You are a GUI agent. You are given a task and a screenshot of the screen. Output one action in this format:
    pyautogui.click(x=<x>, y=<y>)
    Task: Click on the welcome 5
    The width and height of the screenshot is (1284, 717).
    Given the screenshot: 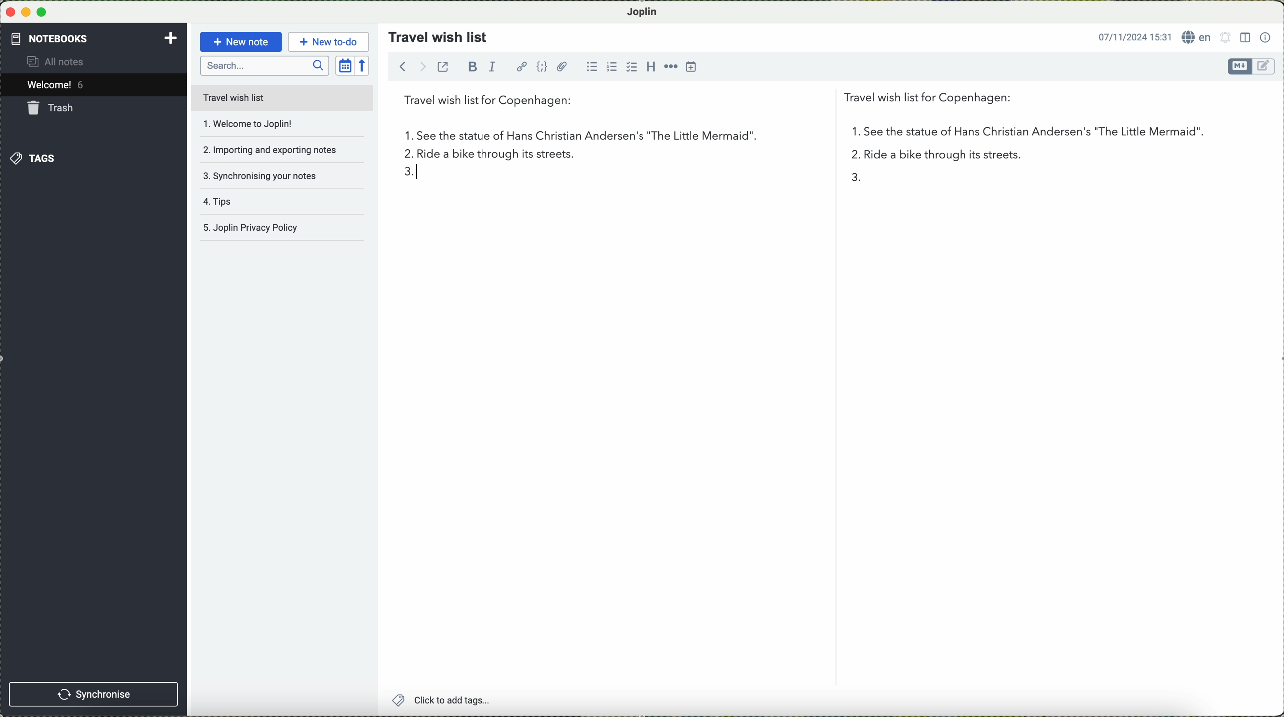 What is the action you would take?
    pyautogui.click(x=58, y=86)
    